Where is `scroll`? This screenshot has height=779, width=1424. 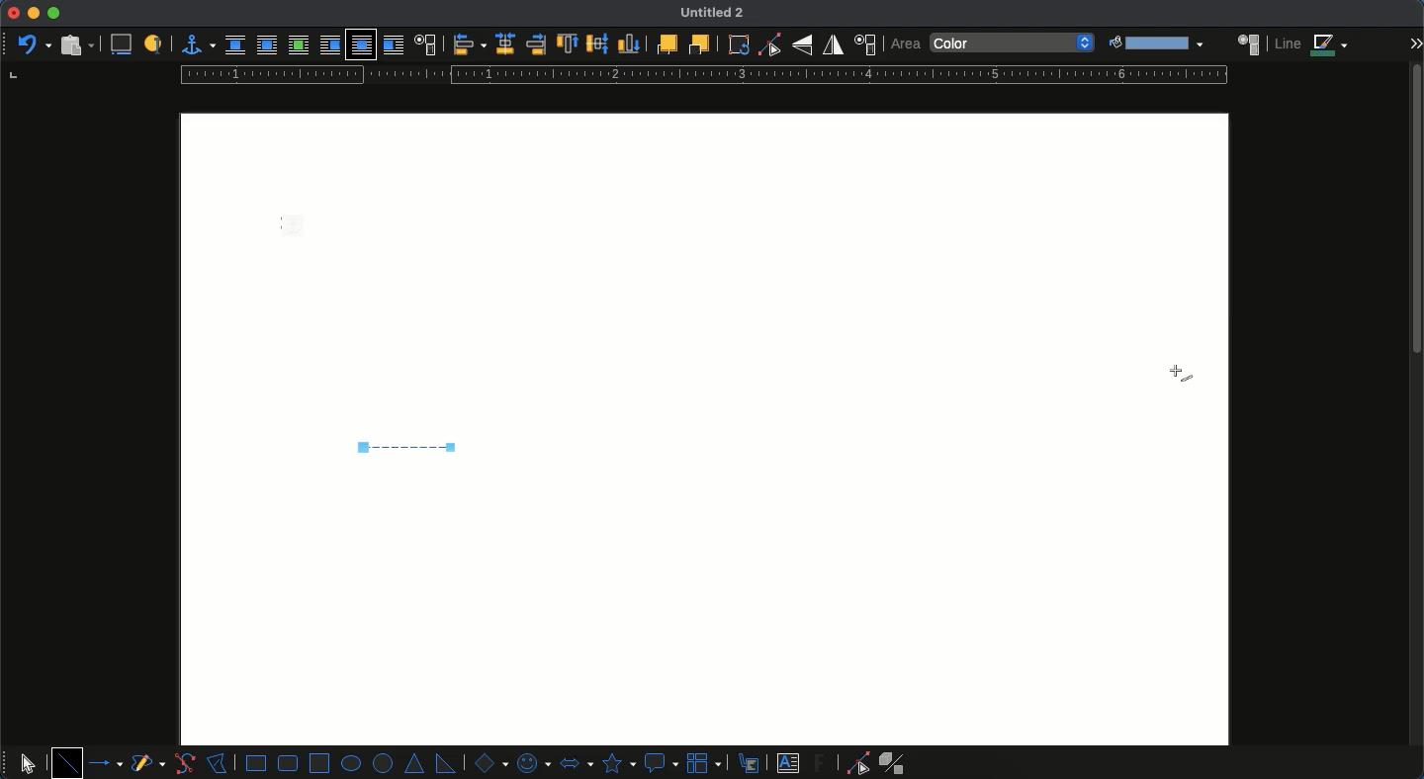
scroll is located at coordinates (1417, 429).